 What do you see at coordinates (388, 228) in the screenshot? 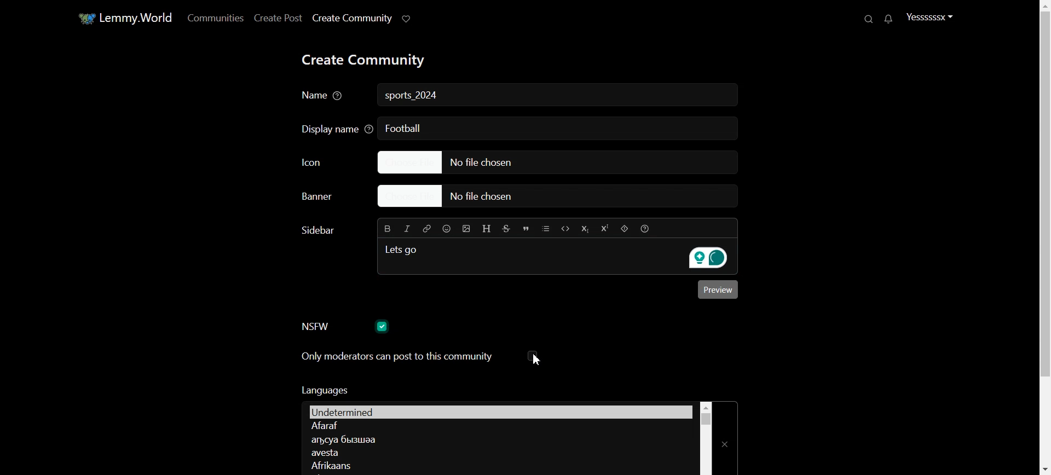
I see `Bold` at bounding box center [388, 228].